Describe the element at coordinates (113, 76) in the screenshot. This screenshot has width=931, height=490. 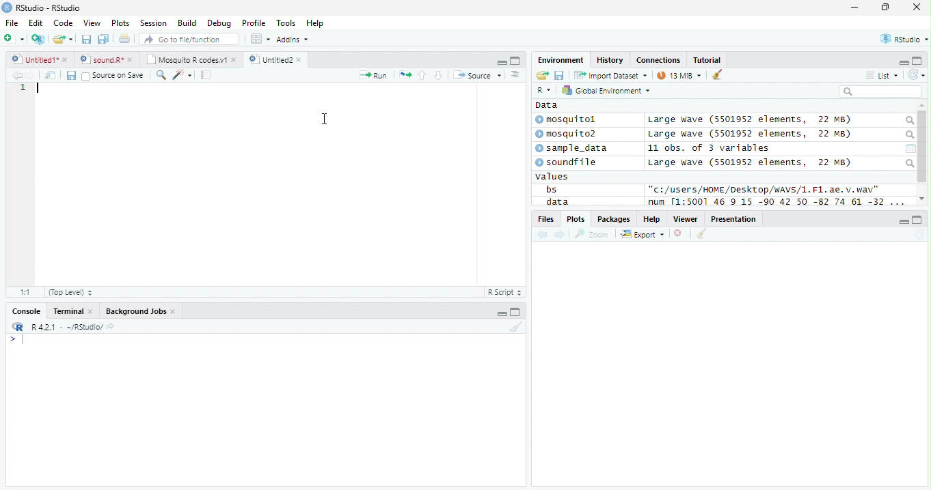
I see `Source on save` at that location.